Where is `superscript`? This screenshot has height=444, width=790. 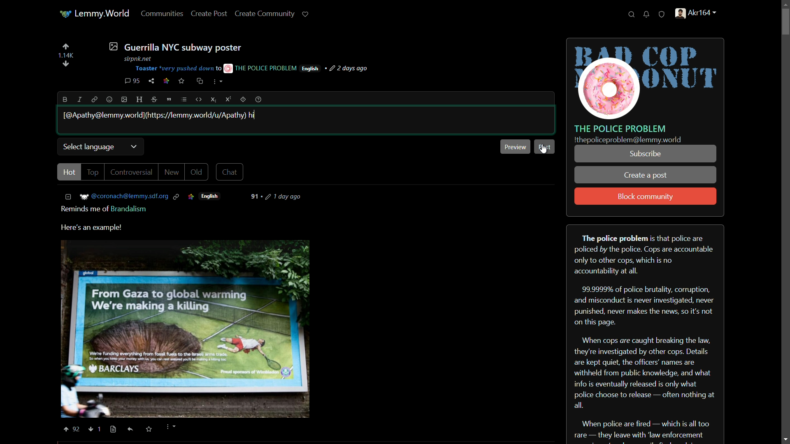 superscript is located at coordinates (228, 99).